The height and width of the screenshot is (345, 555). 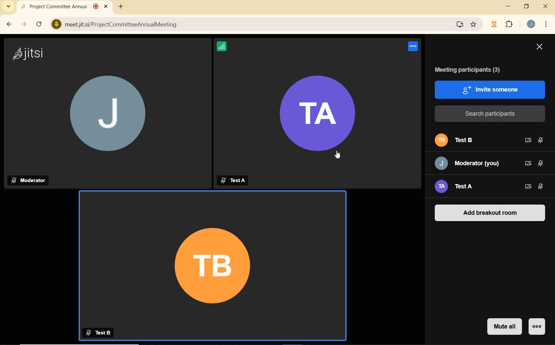 I want to click on BACK, so click(x=10, y=24).